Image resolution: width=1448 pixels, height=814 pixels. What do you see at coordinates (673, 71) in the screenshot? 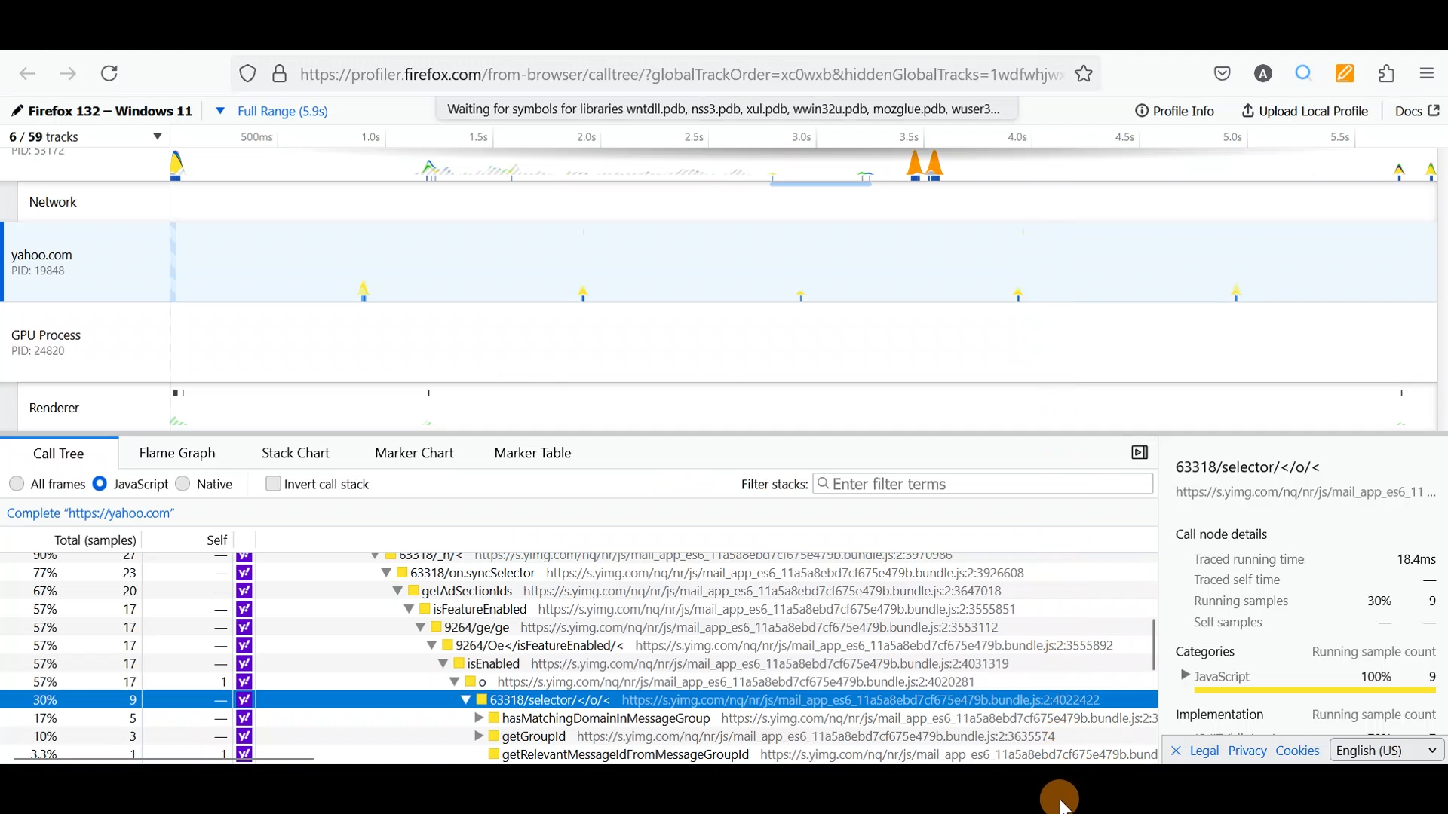
I see `Search bar` at bounding box center [673, 71].